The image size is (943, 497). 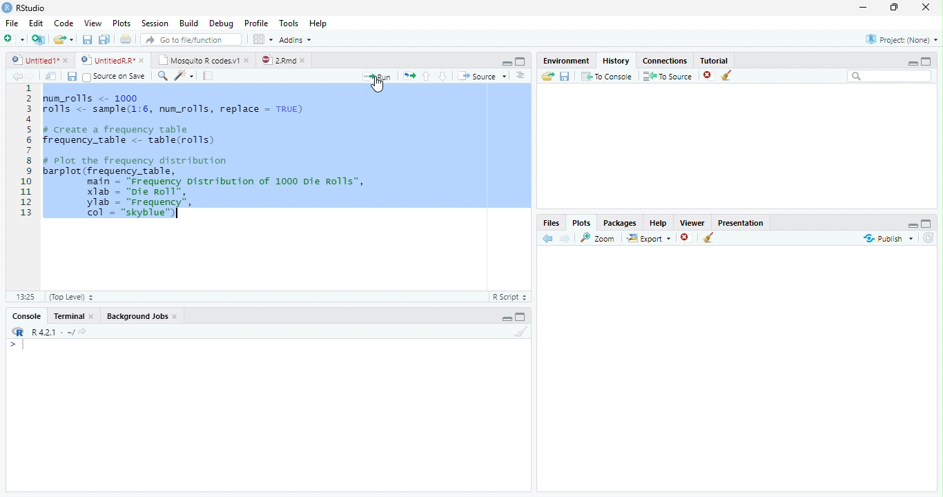 I want to click on Source, so click(x=482, y=77).